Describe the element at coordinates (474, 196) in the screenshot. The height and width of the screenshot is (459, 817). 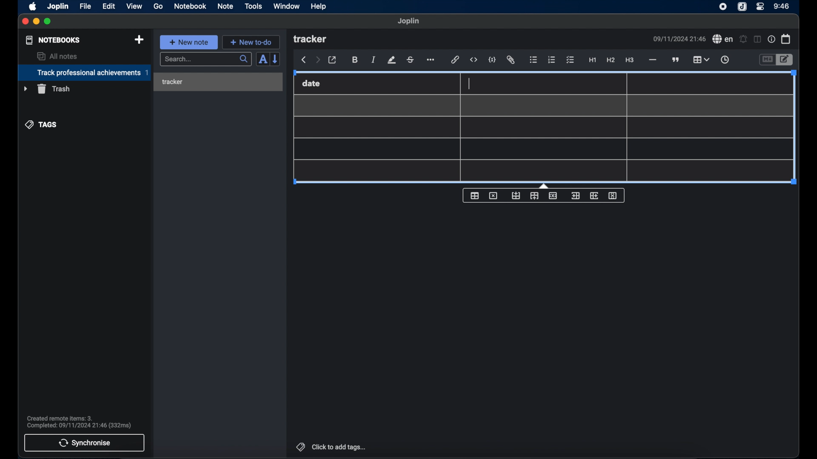
I see `table properties` at that location.